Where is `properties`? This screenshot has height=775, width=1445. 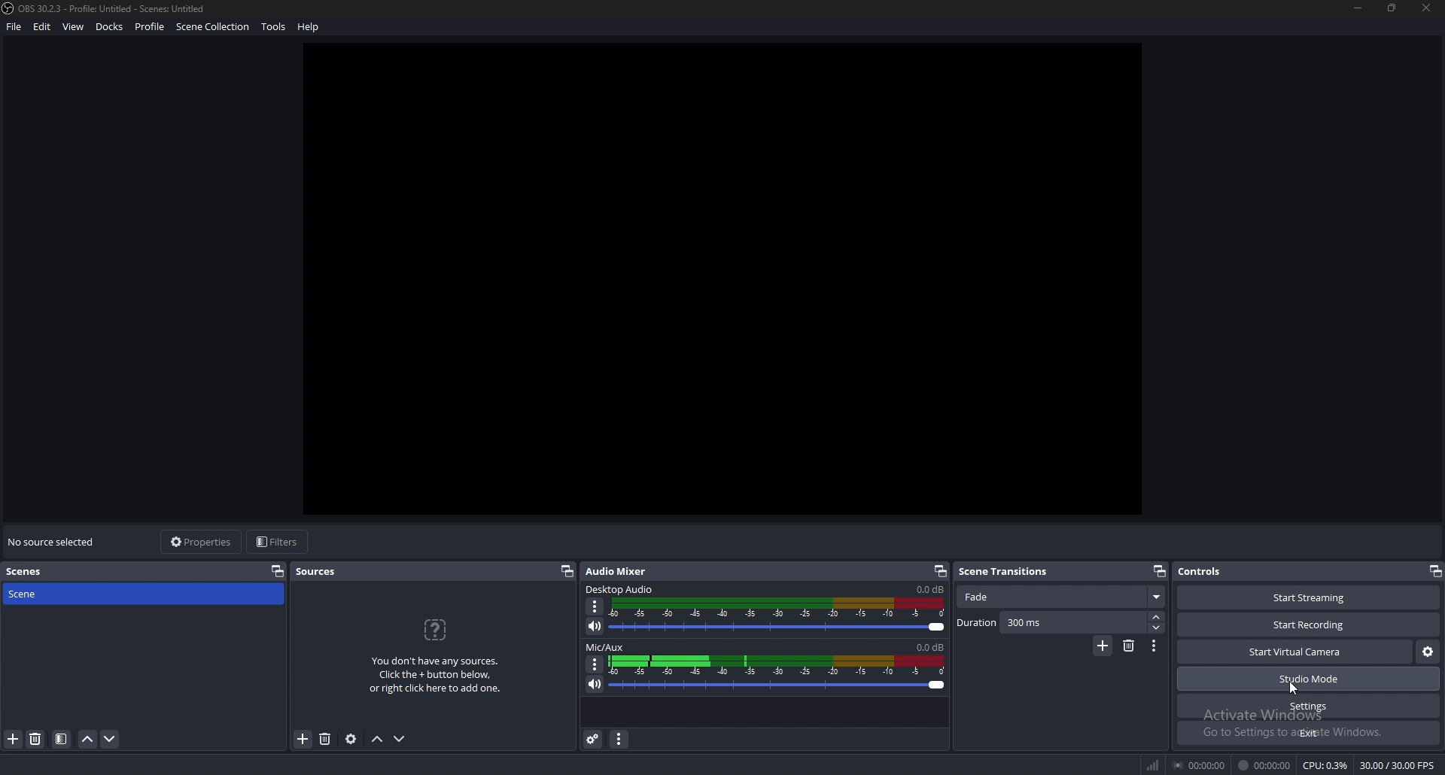
properties is located at coordinates (203, 542).